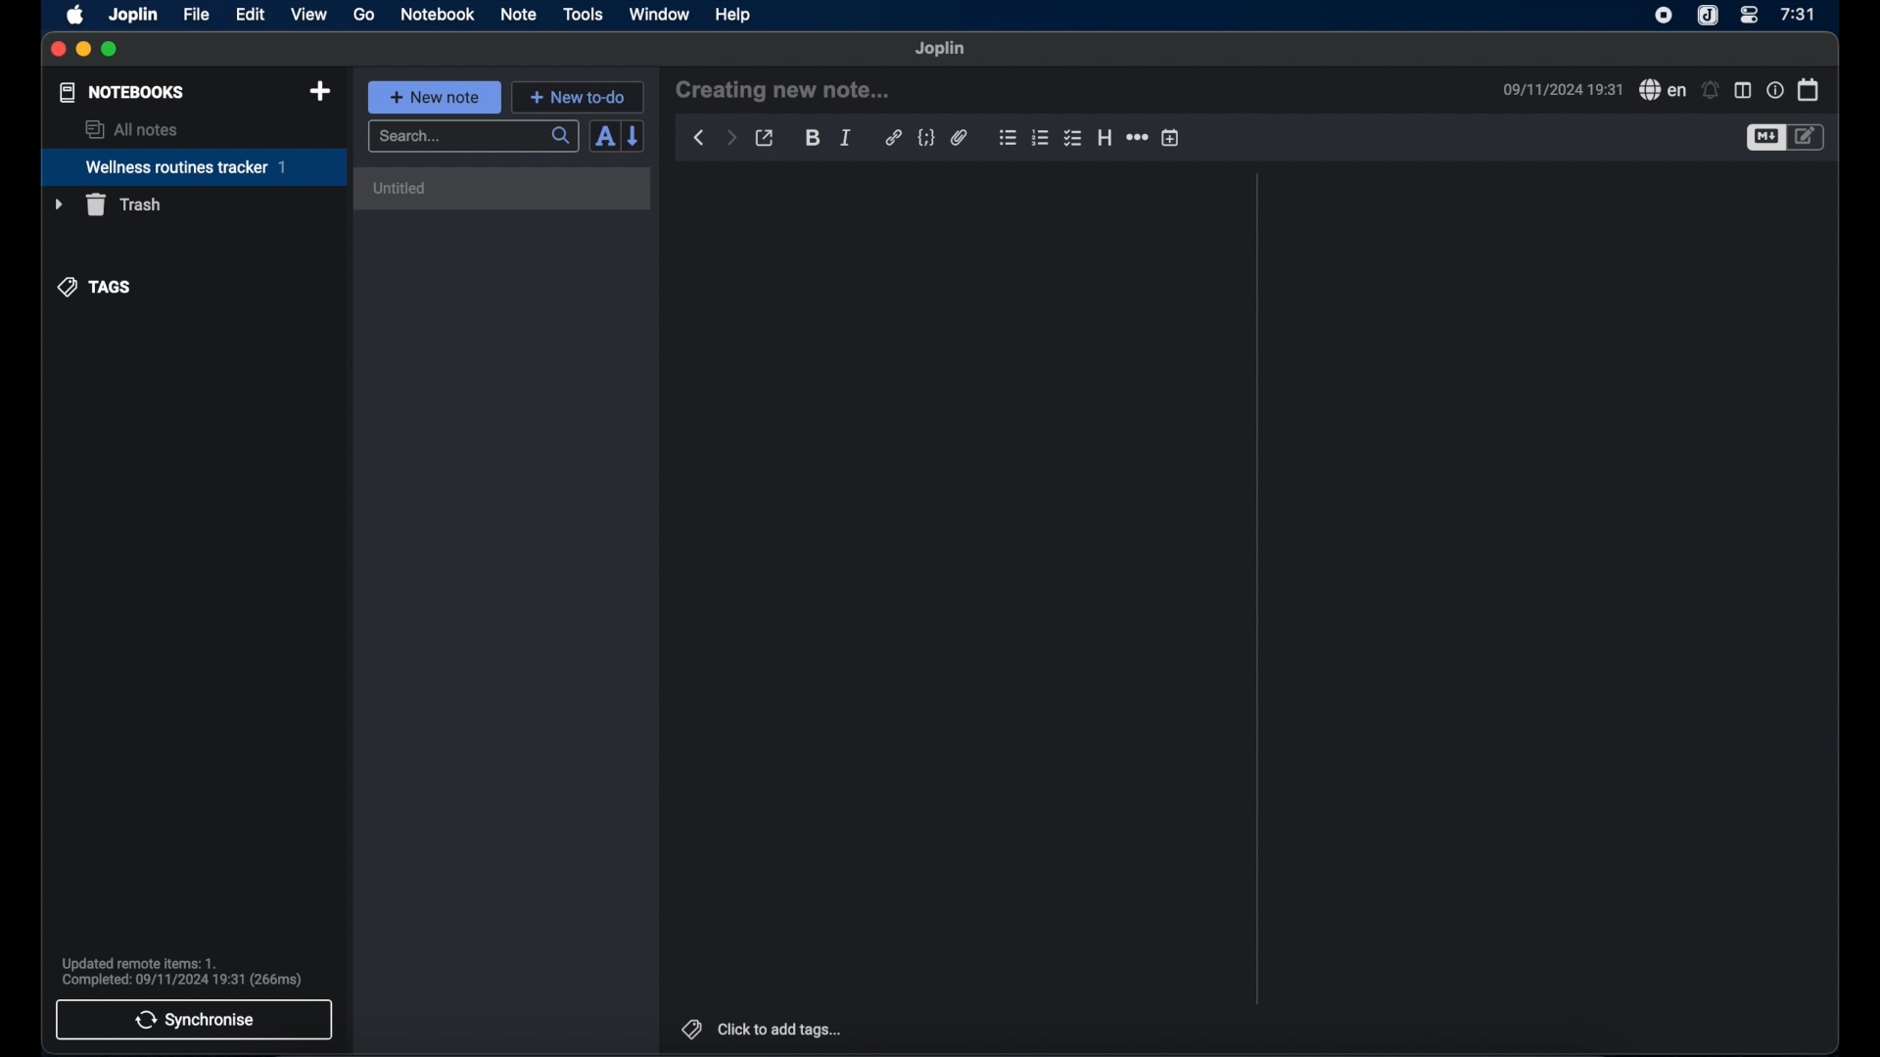 The width and height of the screenshot is (1880, 1057). Describe the element at coordinates (250, 15) in the screenshot. I see `edit` at that location.